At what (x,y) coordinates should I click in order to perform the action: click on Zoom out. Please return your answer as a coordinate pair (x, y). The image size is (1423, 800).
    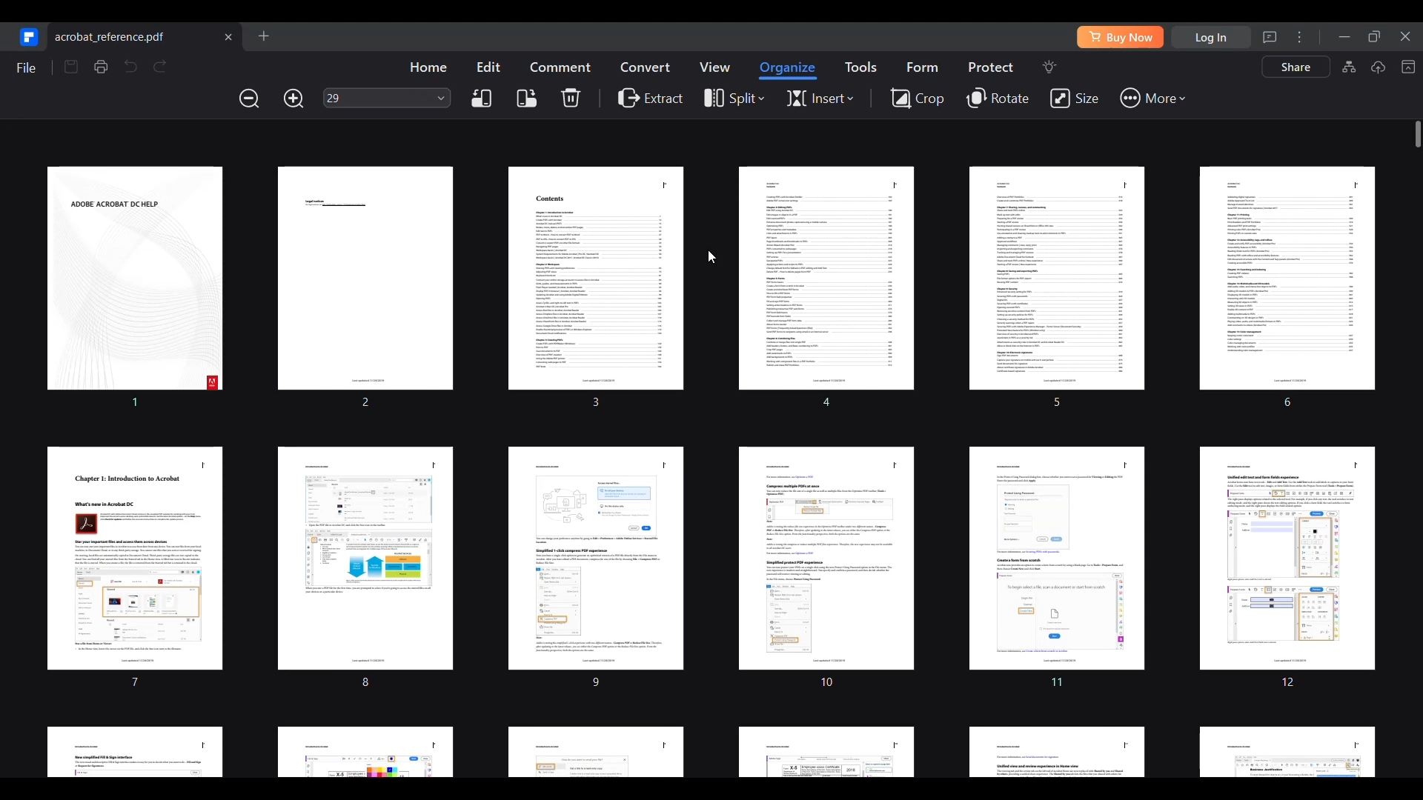
    Looking at the image, I should click on (250, 98).